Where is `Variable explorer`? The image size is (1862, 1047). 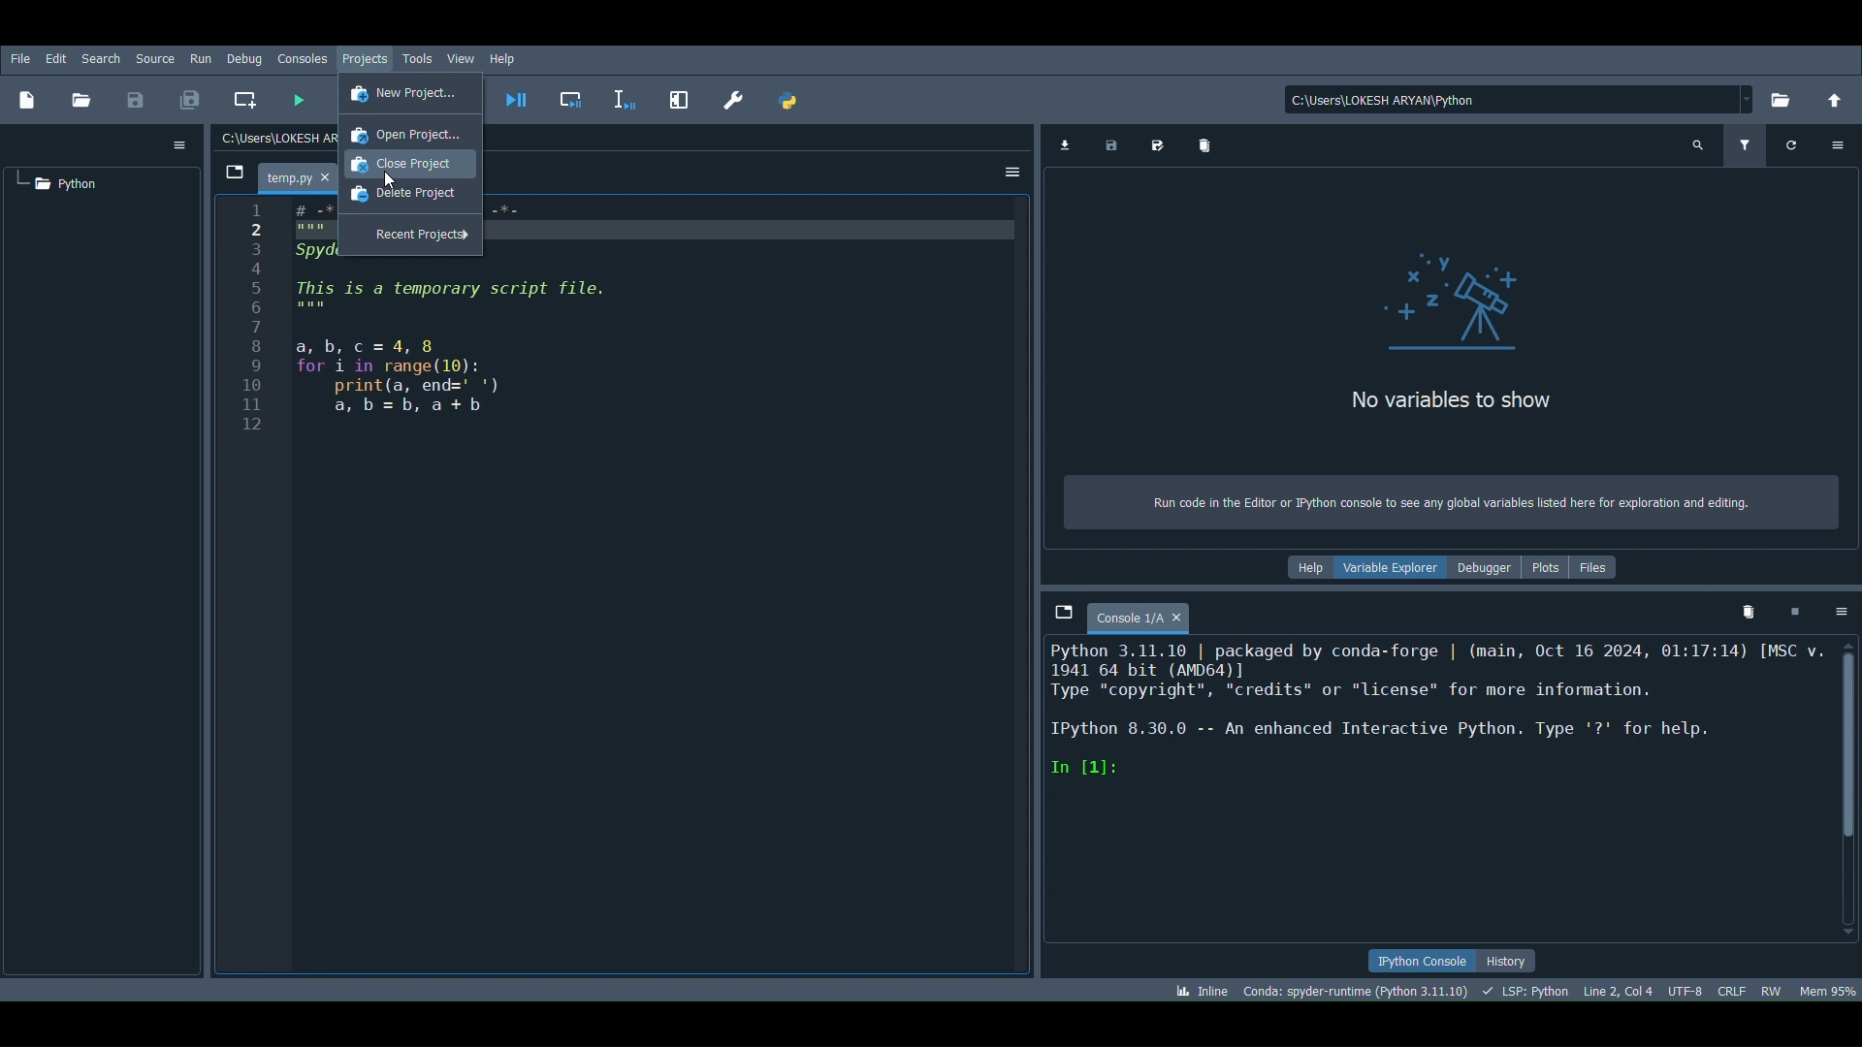
Variable explorer is located at coordinates (1391, 568).